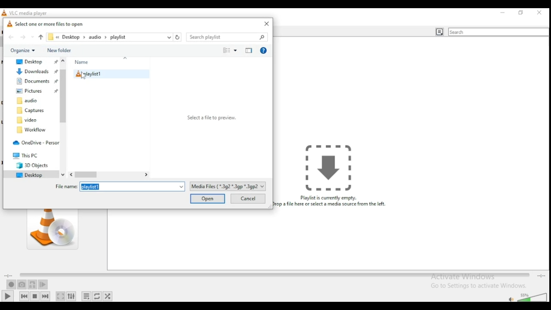 The image size is (551, 310). What do you see at coordinates (65, 118) in the screenshot?
I see `scroll bar` at bounding box center [65, 118].